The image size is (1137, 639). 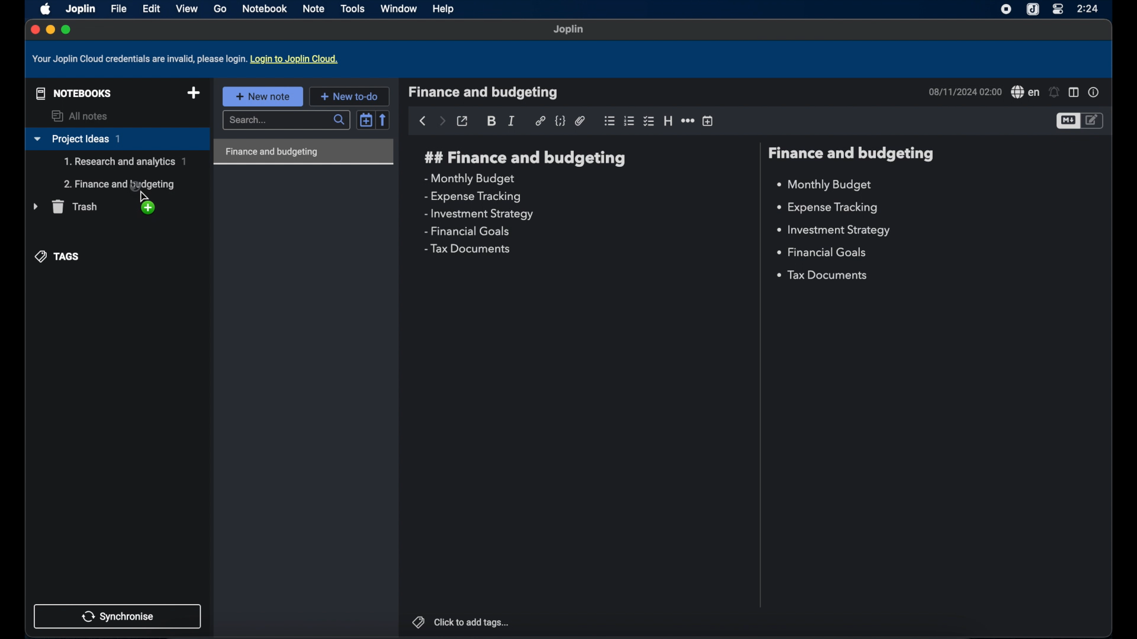 What do you see at coordinates (194, 93) in the screenshot?
I see `new notebook` at bounding box center [194, 93].